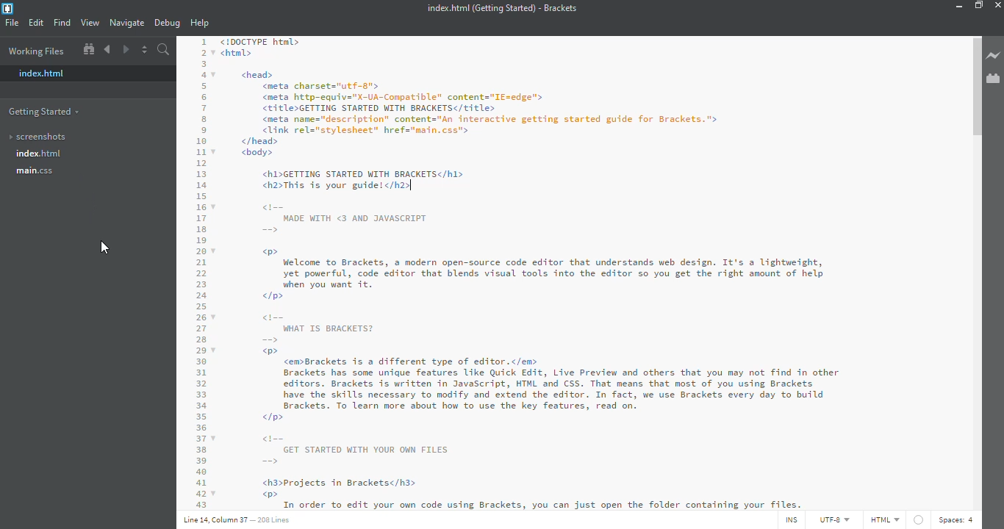 The image size is (1004, 529). Describe the element at coordinates (90, 23) in the screenshot. I see `view` at that location.